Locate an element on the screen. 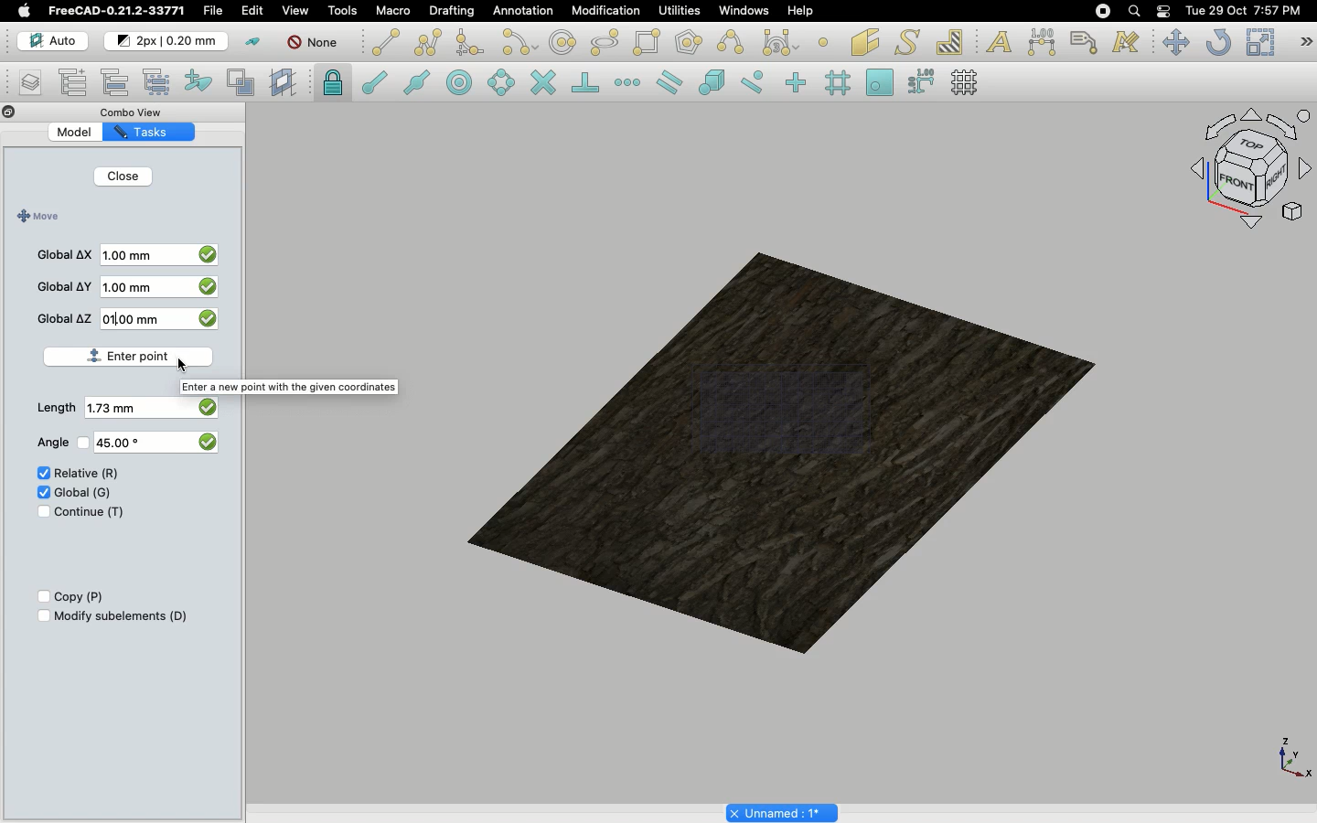  Circle is located at coordinates (563, 45).